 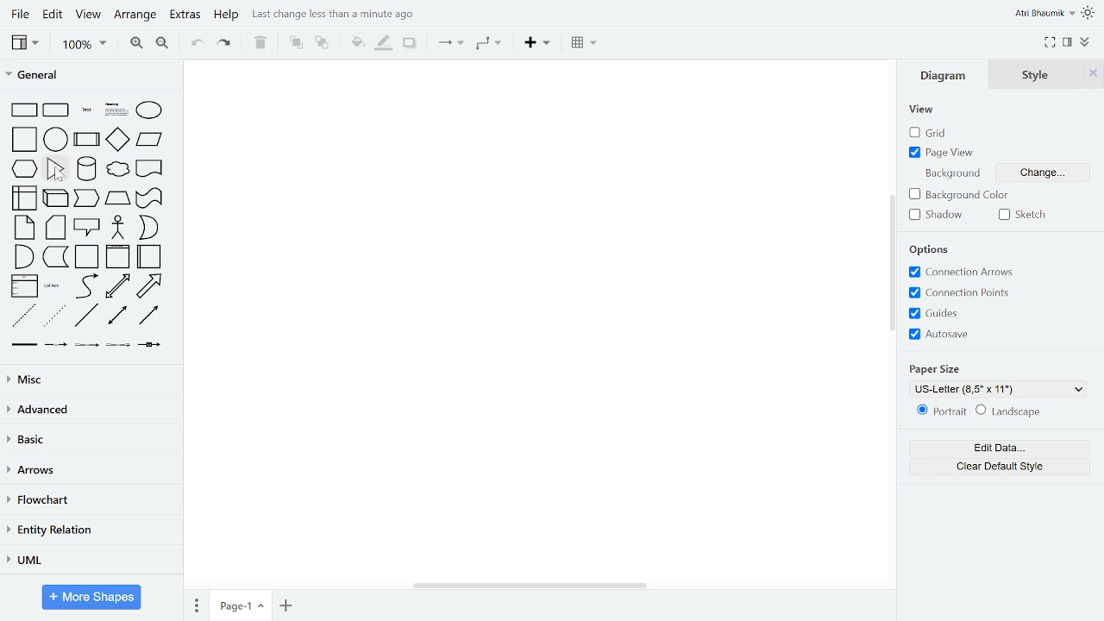 What do you see at coordinates (1043, 13) in the screenshot?
I see `profile Atri Bhaumik` at bounding box center [1043, 13].